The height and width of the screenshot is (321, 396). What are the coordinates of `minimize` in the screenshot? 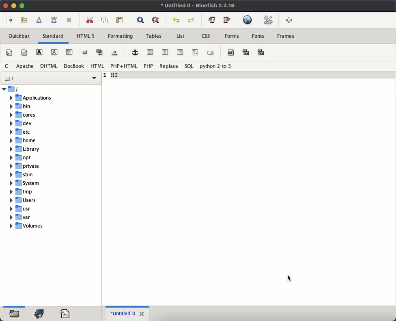 It's located at (14, 6).